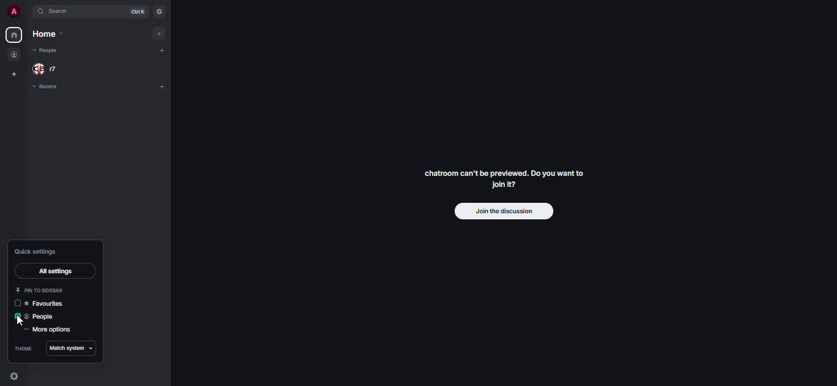 The image size is (837, 386). What do you see at coordinates (54, 271) in the screenshot?
I see `all settings` at bounding box center [54, 271].